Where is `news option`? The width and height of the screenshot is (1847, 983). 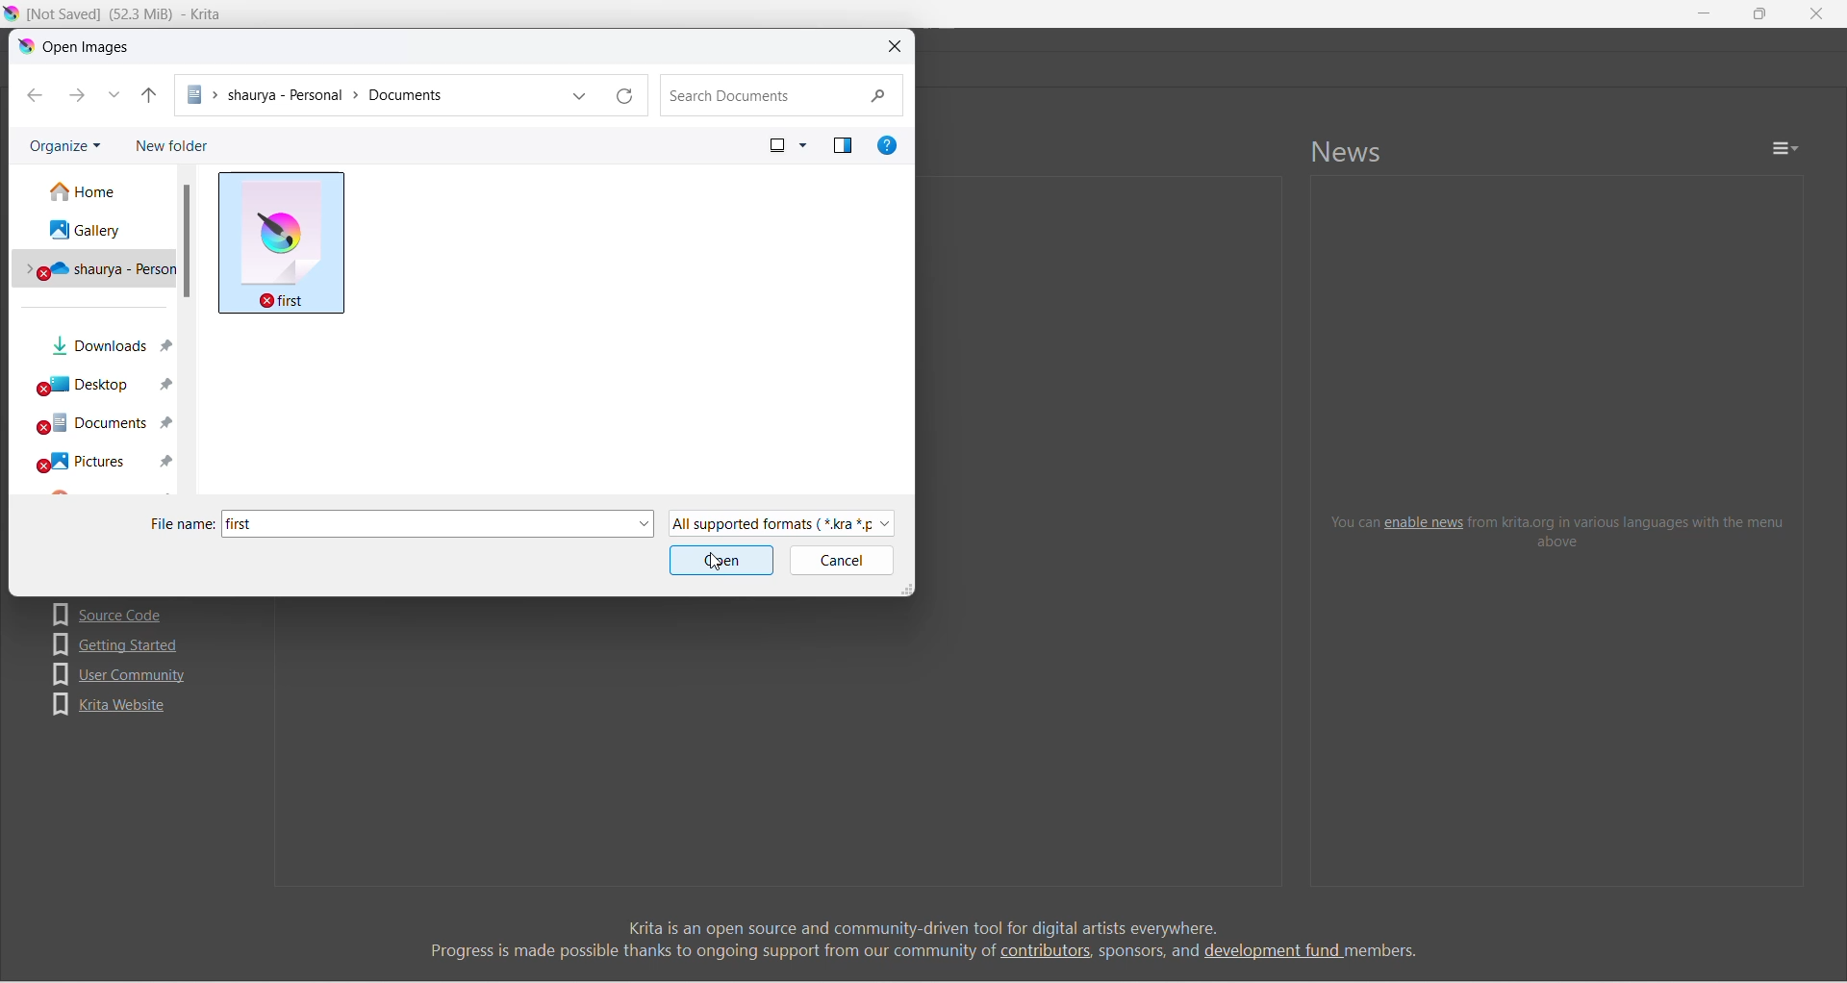 news option is located at coordinates (1785, 148).